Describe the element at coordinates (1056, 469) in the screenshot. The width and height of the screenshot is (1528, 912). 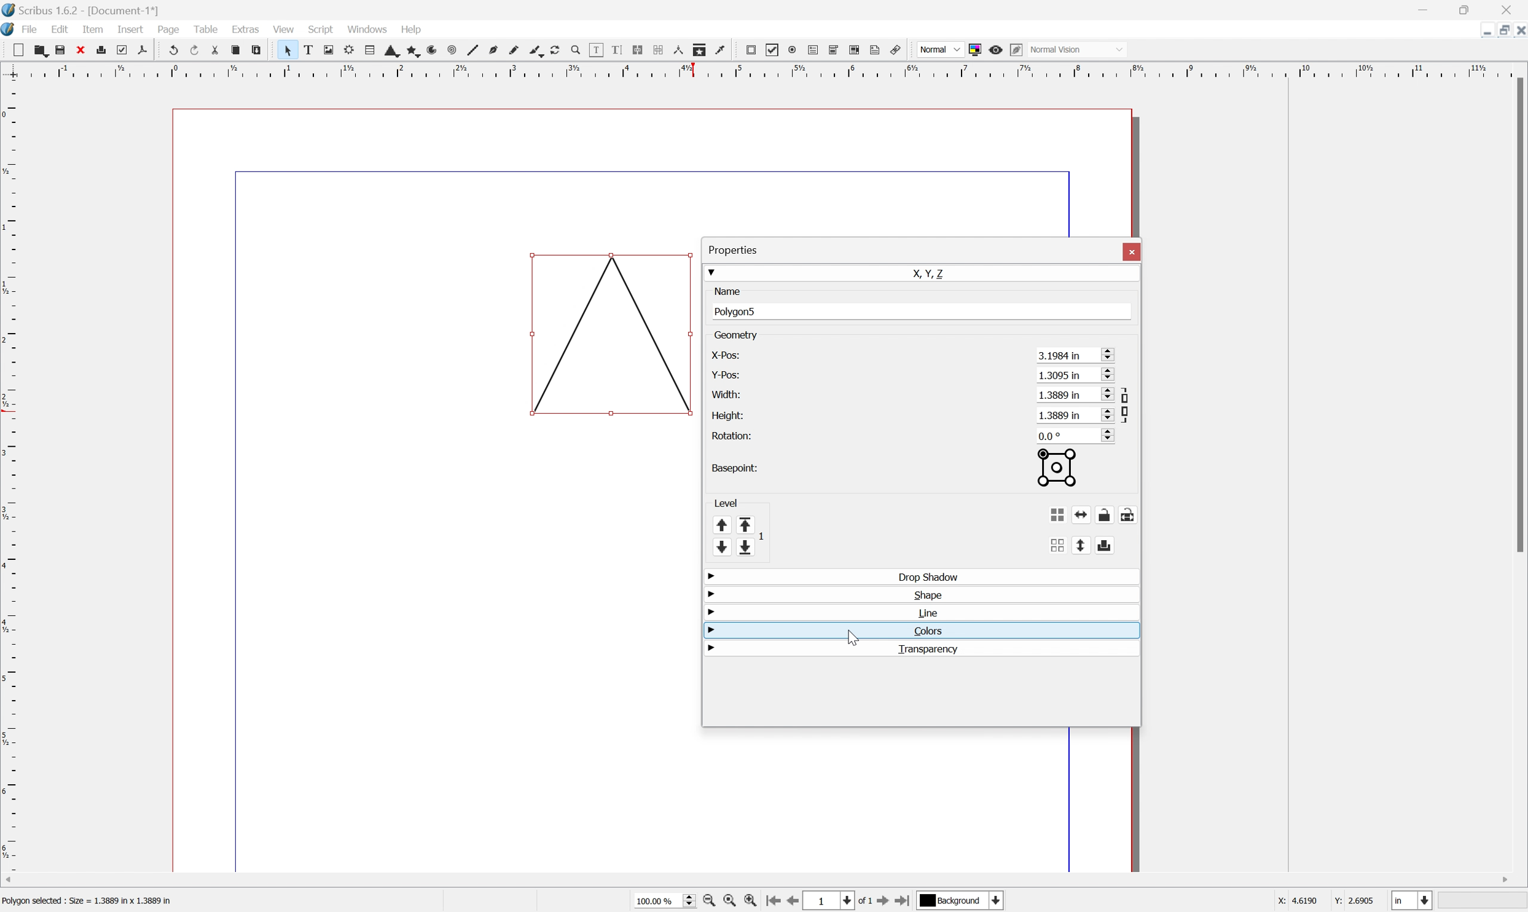
I see `Basepoint` at that location.